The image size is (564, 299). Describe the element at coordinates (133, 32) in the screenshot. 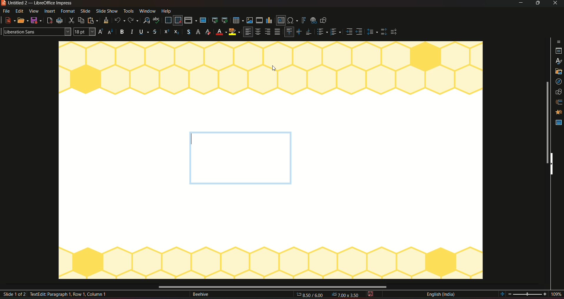

I see `Italic` at that location.